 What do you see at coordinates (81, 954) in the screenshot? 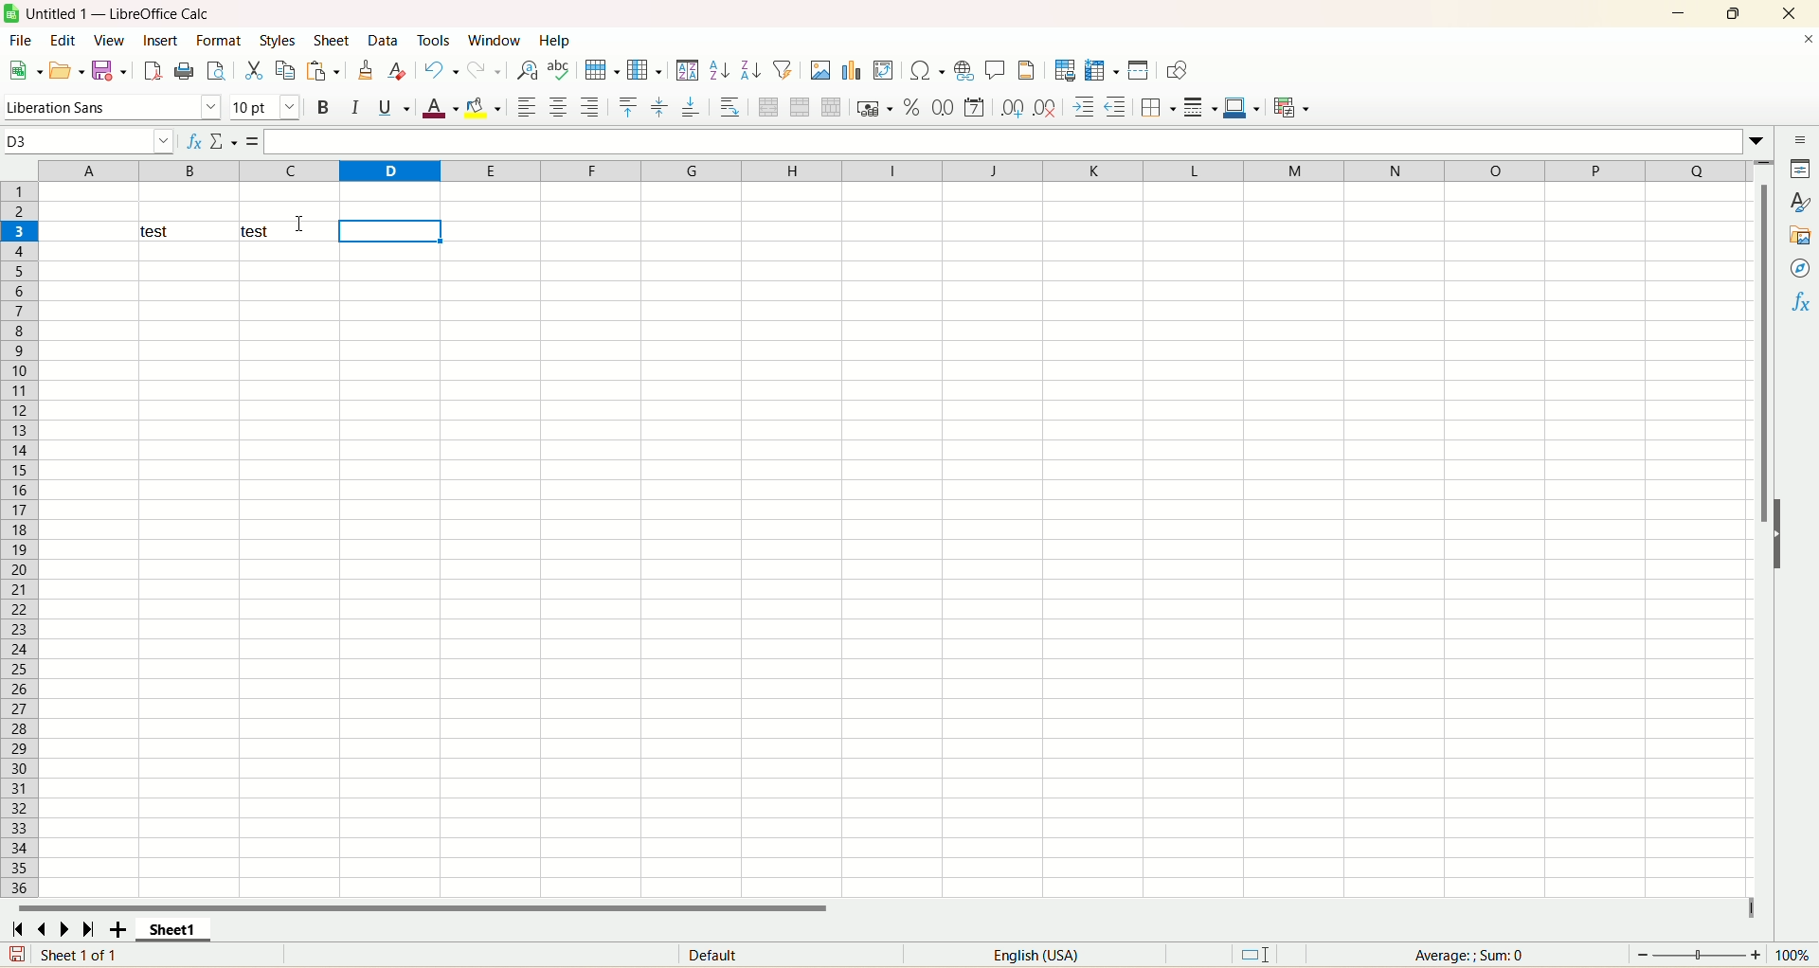
I see `sheet 1 of 1` at bounding box center [81, 954].